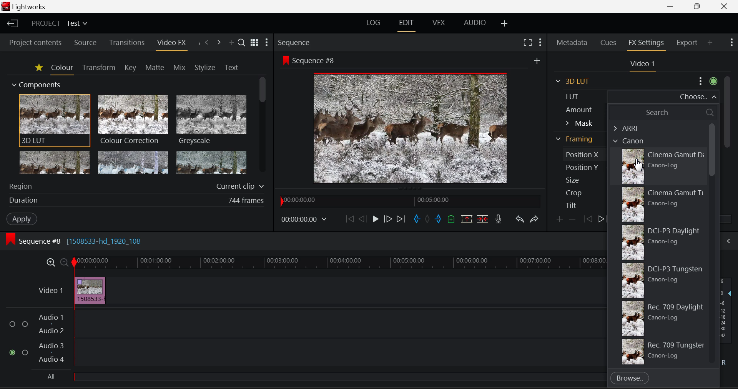 The image size is (738, 389). I want to click on Scroll Bar, so click(728, 141).